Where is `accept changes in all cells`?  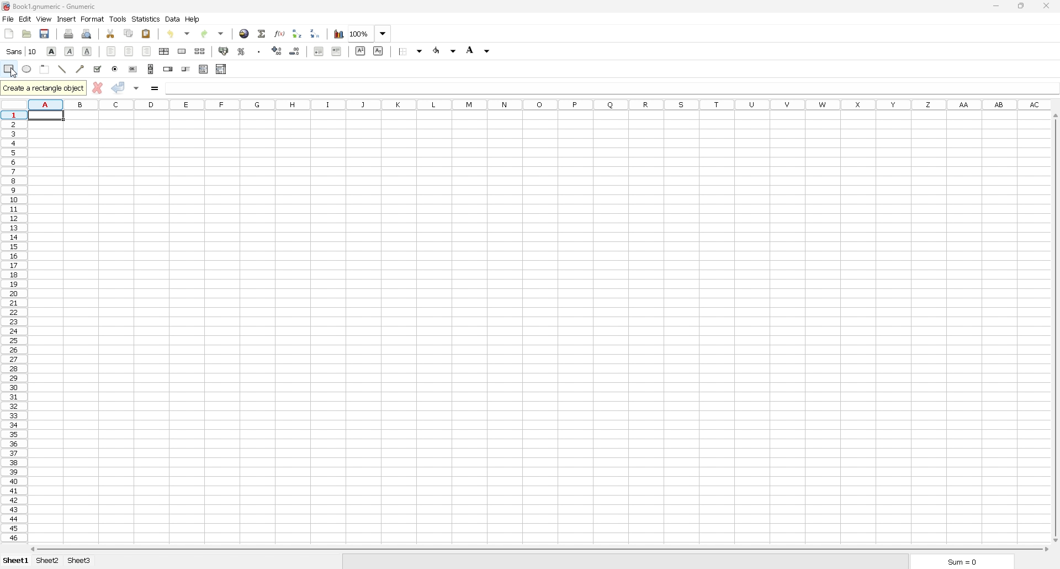
accept changes in all cells is located at coordinates (138, 88).